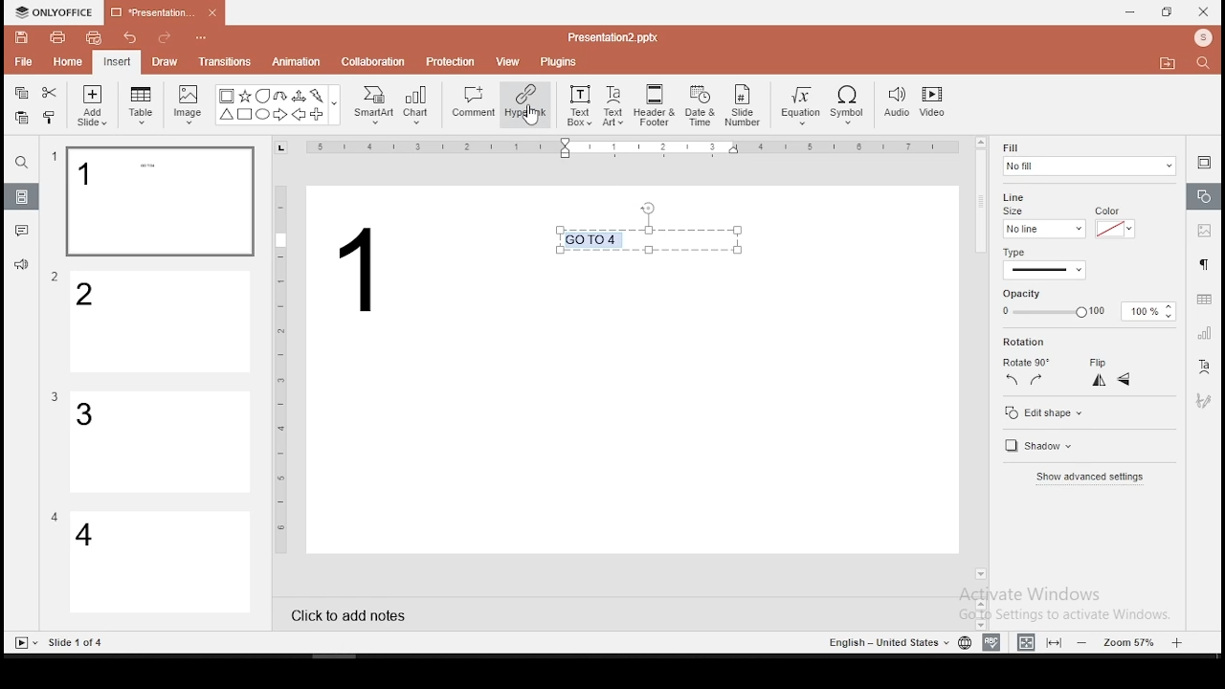 This screenshot has height=689, width=1225. What do you see at coordinates (22, 231) in the screenshot?
I see `comments` at bounding box center [22, 231].